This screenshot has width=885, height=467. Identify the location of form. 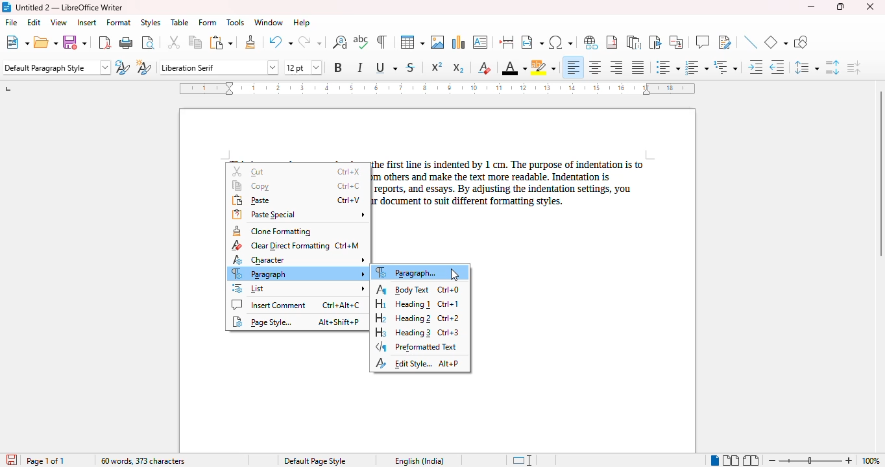
(208, 23).